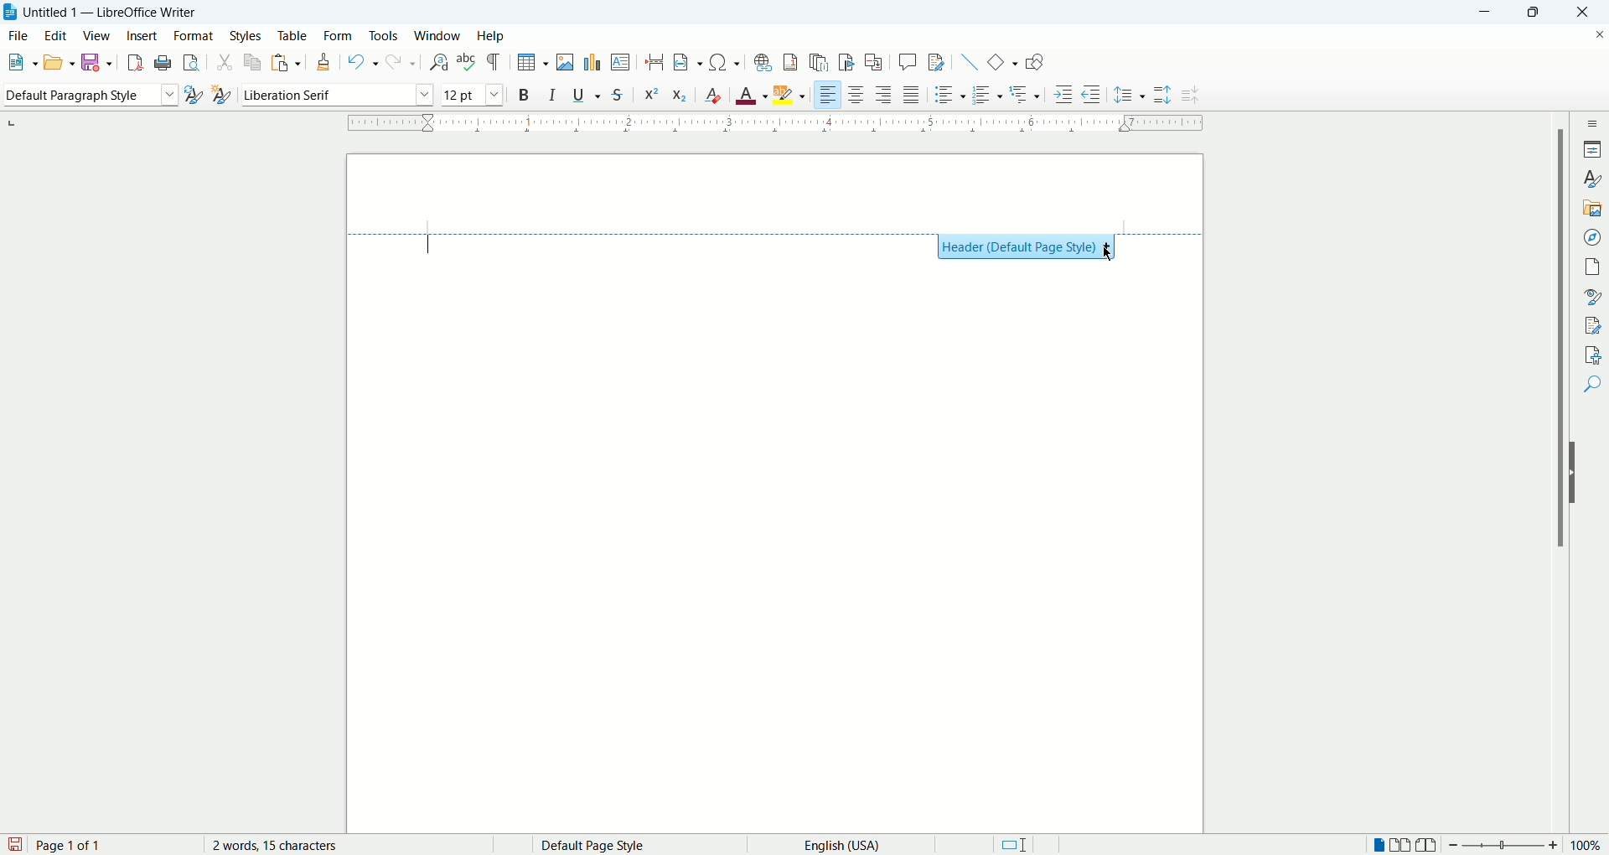 The width and height of the screenshot is (1609, 855). What do you see at coordinates (788, 64) in the screenshot?
I see `insert footnote` at bounding box center [788, 64].